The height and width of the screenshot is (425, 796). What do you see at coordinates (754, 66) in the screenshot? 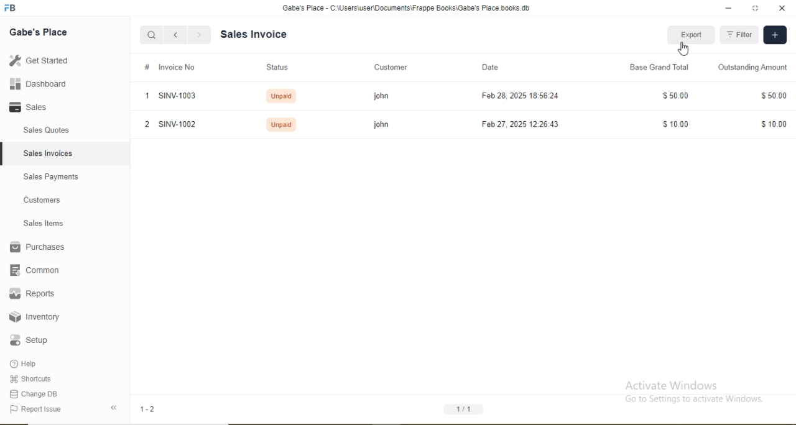
I see `‘Outstanding Amount` at bounding box center [754, 66].